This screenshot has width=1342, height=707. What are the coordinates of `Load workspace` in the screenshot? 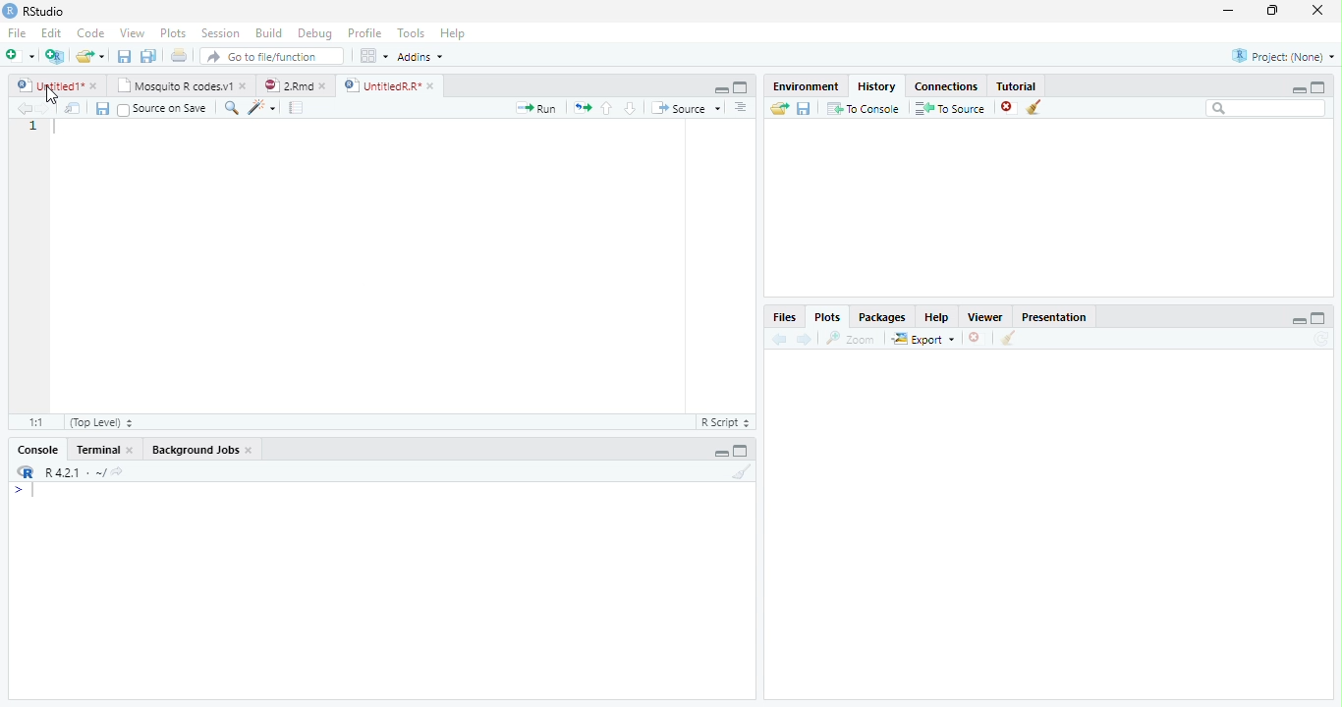 It's located at (777, 109).